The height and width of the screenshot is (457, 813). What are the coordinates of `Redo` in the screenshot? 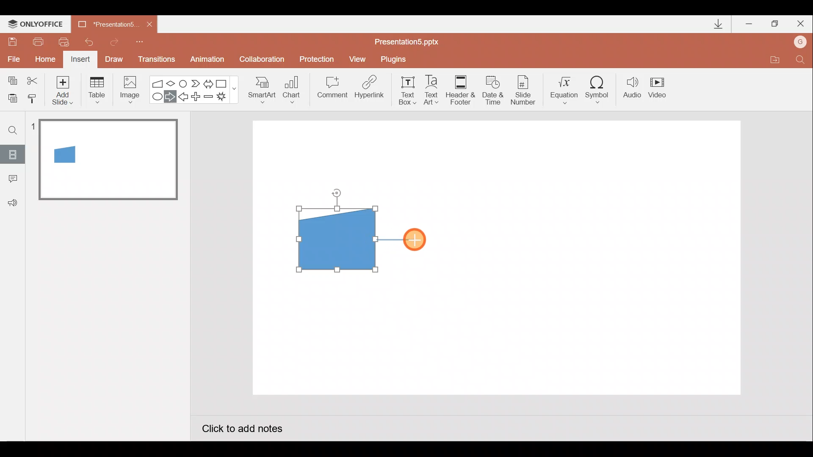 It's located at (115, 41).